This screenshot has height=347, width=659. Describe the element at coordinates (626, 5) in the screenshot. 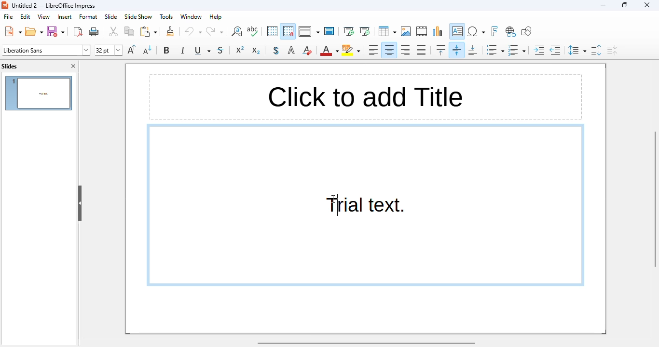

I see `maximize` at that location.